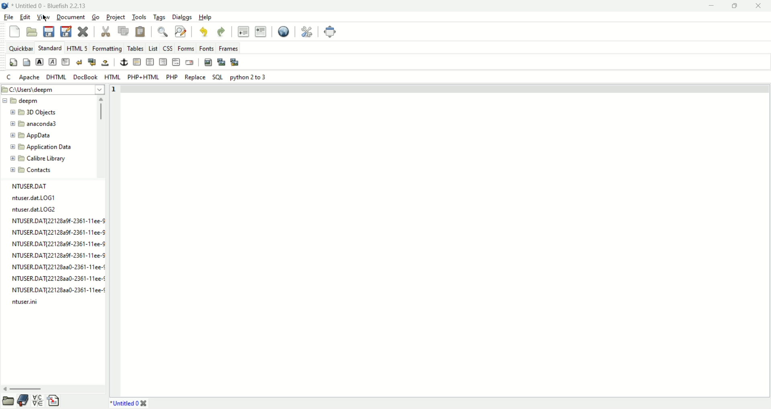 This screenshot has width=771, height=409. Describe the element at coordinates (124, 404) in the screenshot. I see `document name` at that location.